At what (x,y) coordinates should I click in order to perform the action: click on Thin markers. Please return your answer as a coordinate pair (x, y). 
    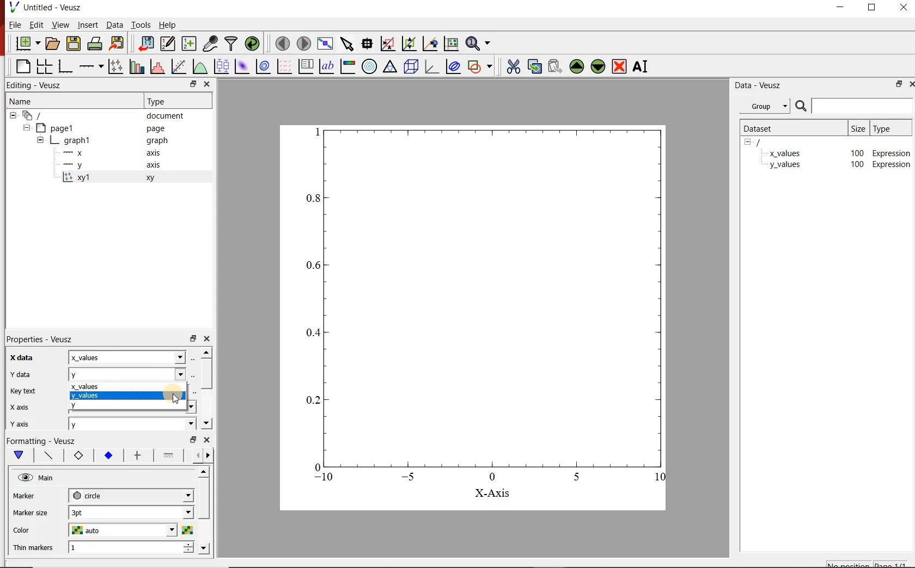
    Looking at the image, I should click on (33, 548).